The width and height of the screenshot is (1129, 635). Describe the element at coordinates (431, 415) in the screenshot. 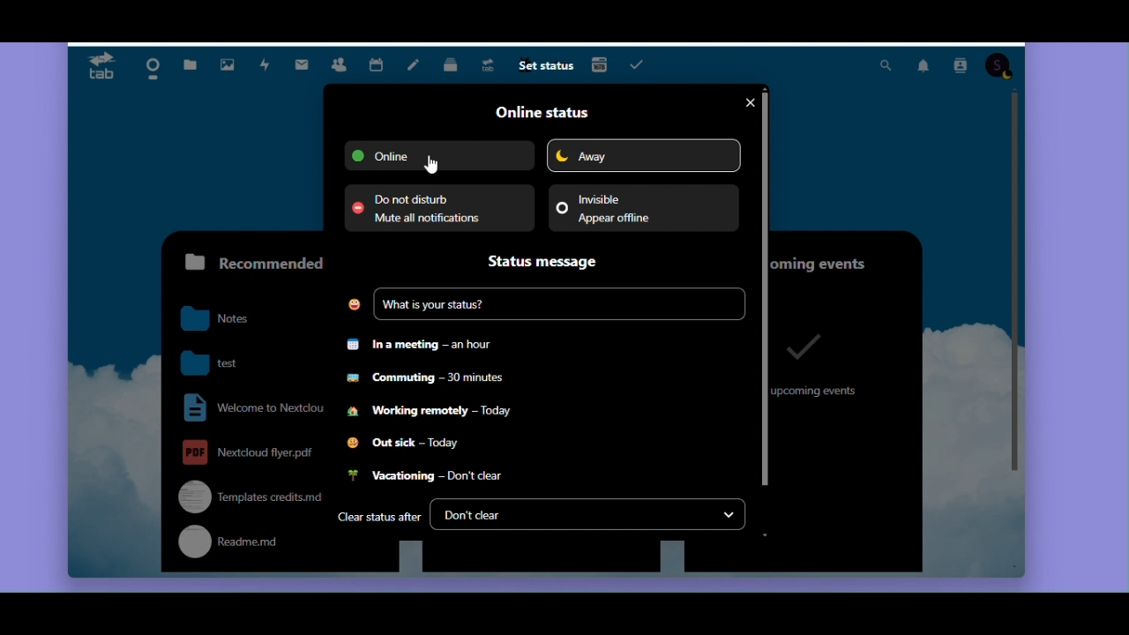

I see `Working remotely today` at that location.